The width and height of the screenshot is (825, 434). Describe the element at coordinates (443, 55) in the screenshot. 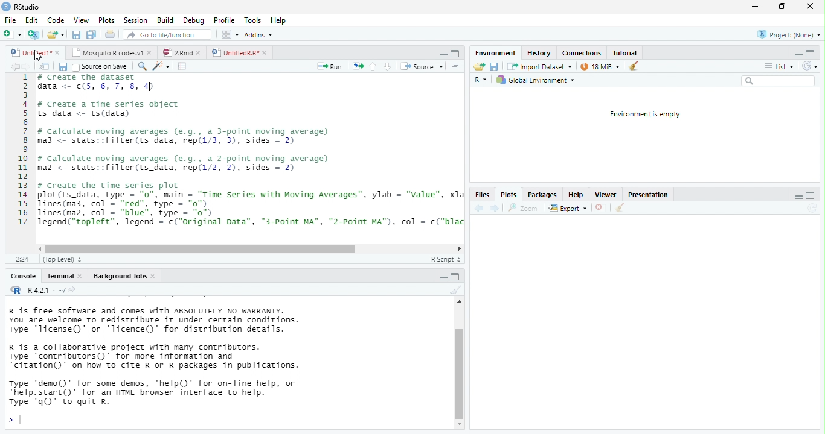

I see `minimize` at that location.